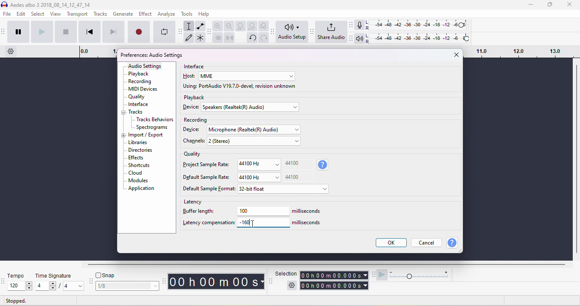  I want to click on timeline, so click(98, 52).